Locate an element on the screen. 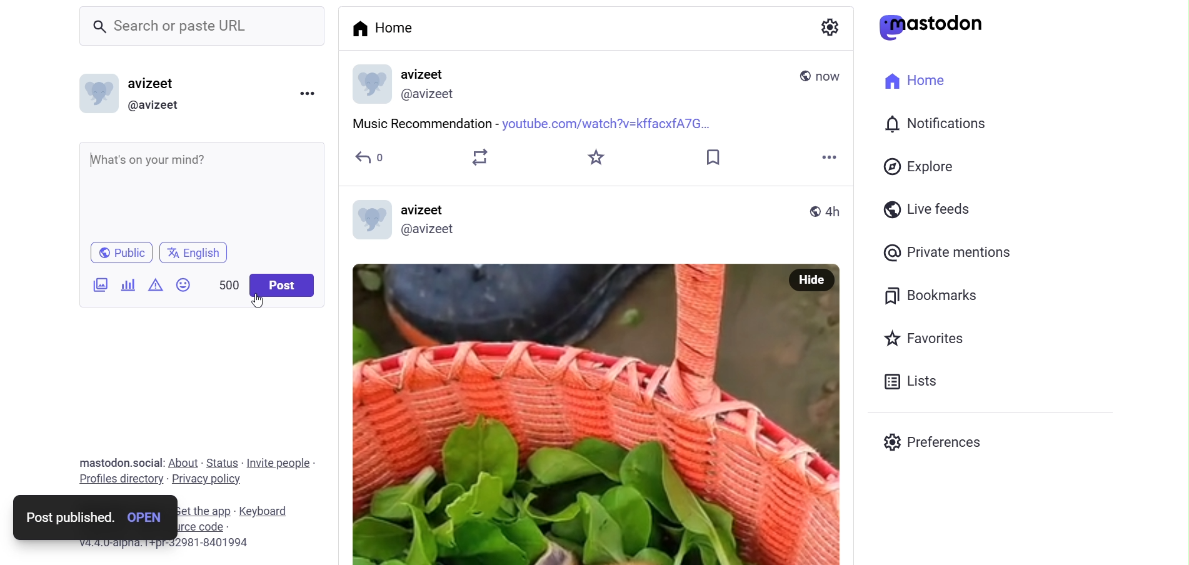 The image size is (1189, 565). reply is located at coordinates (366, 158).